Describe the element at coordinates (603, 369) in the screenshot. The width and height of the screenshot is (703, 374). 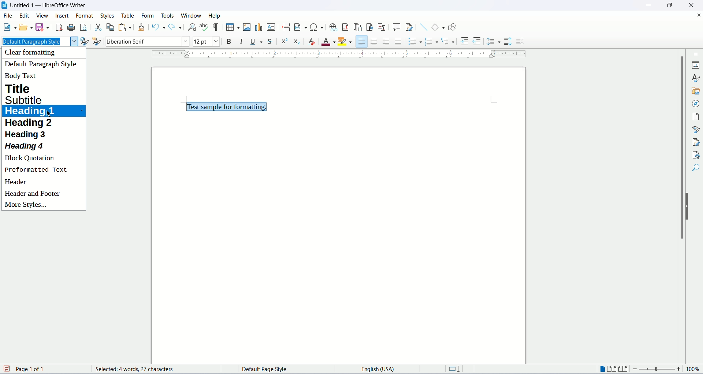
I see `single page view` at that location.